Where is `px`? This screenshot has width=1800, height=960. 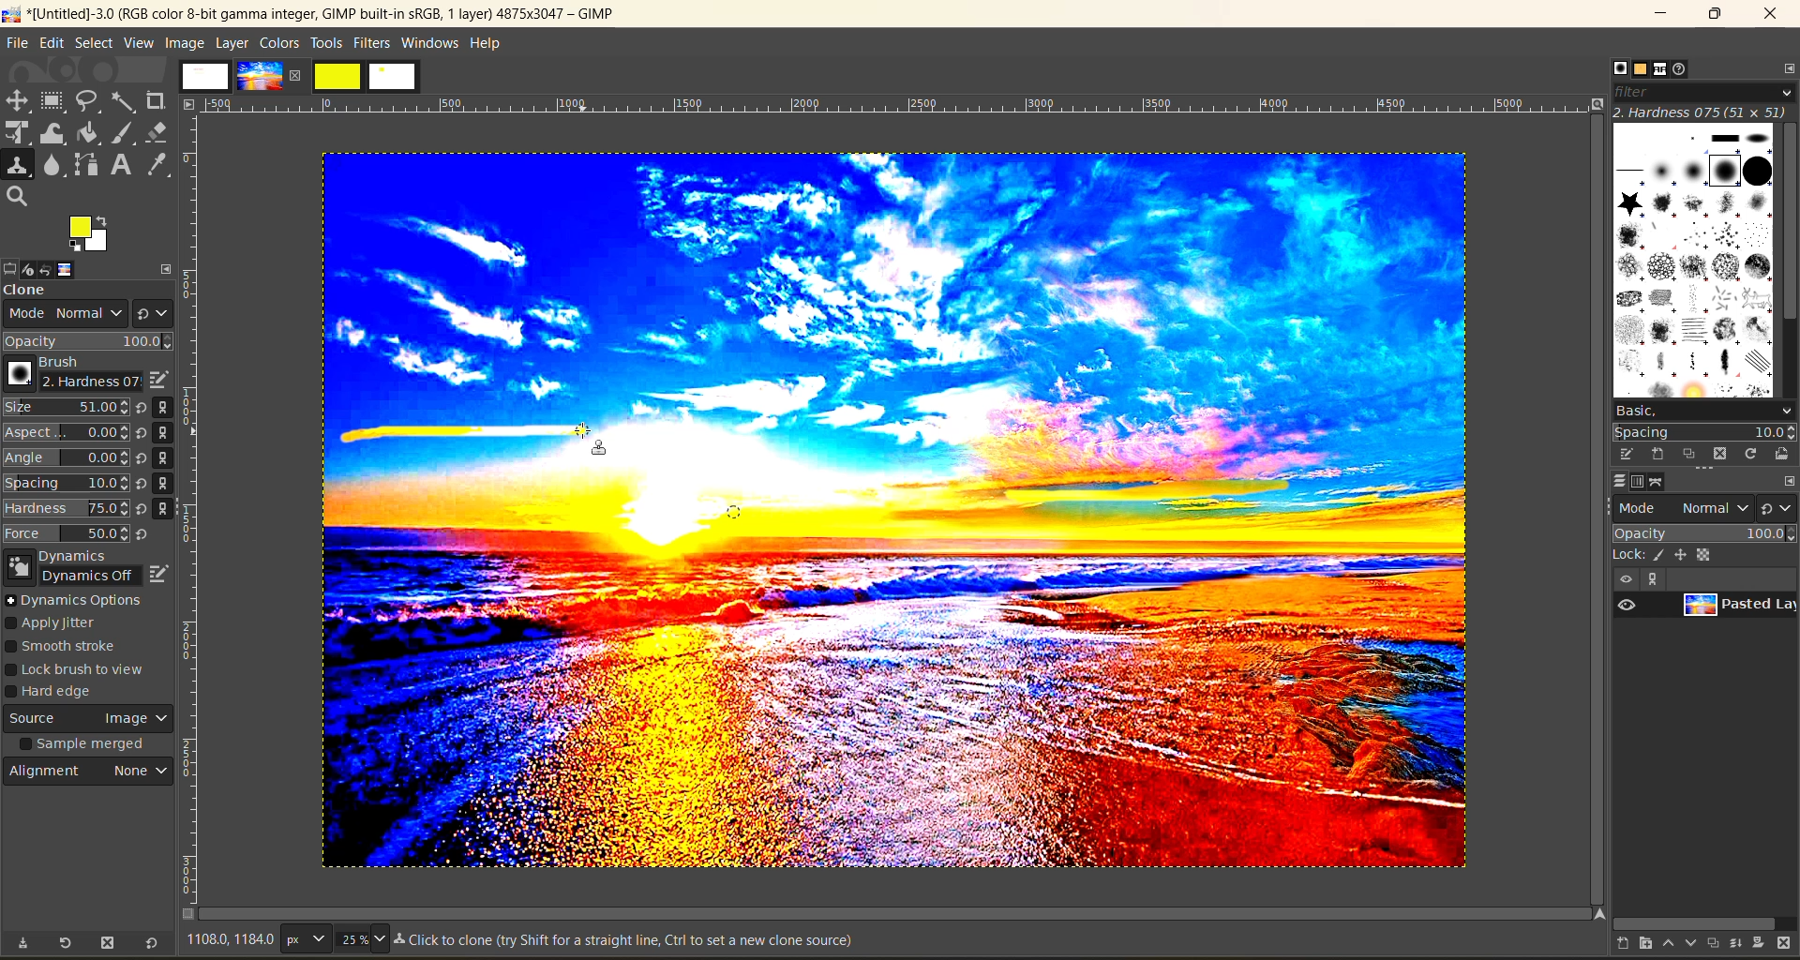
px is located at coordinates (303, 938).